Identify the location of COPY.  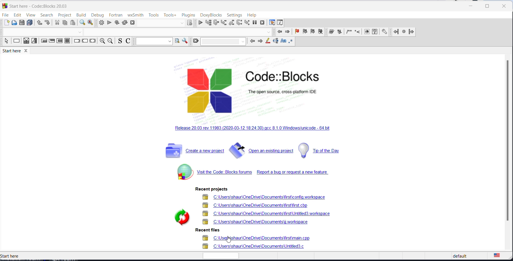
(64, 24).